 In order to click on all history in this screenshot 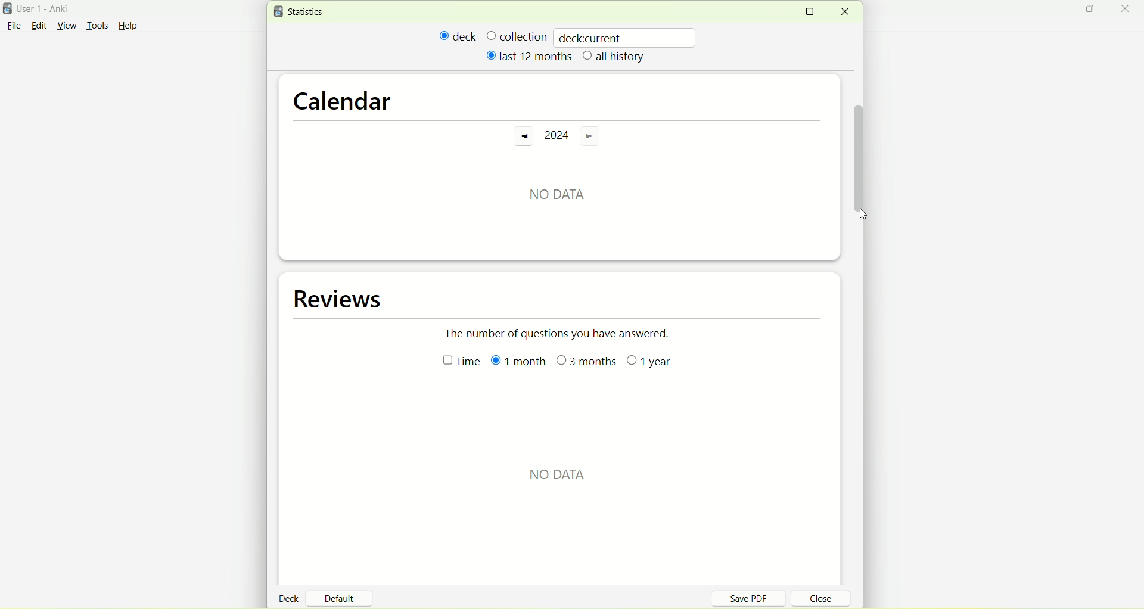, I will do `click(614, 57)`.